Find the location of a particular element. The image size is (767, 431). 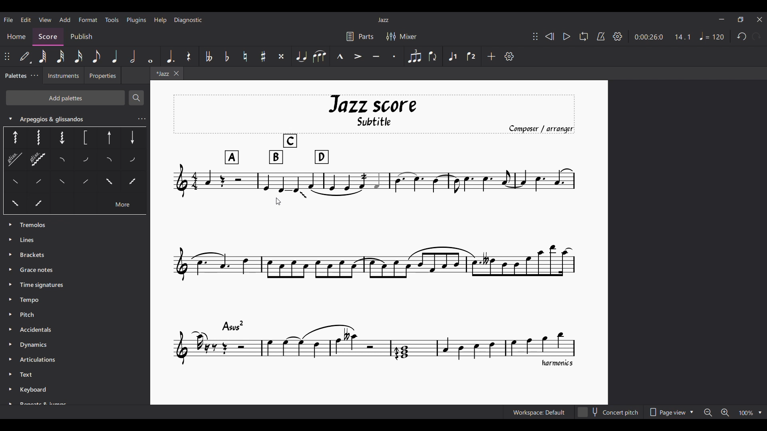

Close interface is located at coordinates (760, 20).